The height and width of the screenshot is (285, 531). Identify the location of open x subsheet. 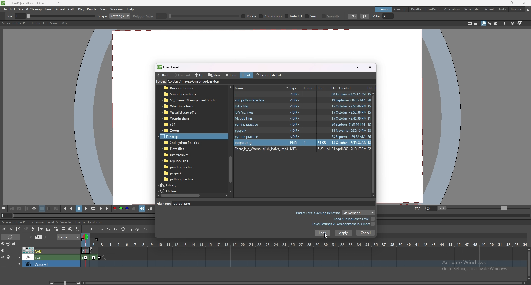
(33, 229).